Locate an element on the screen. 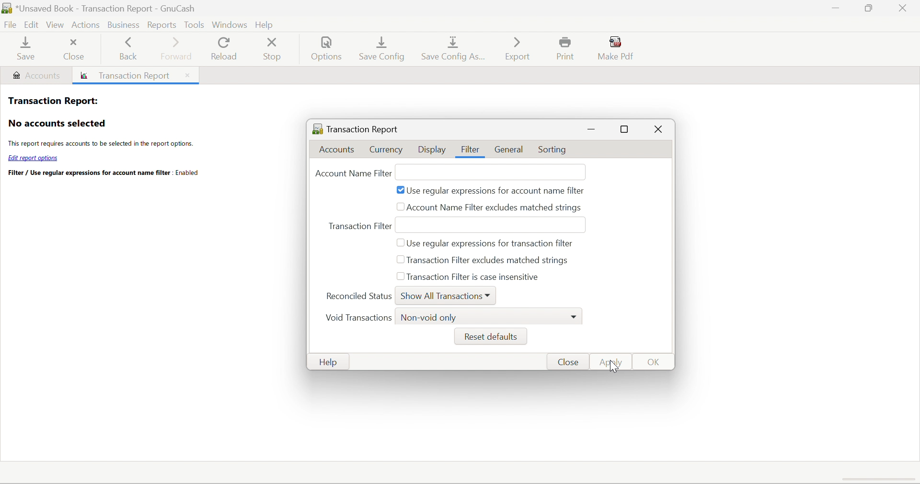 Image resolution: width=920 pixels, height=484 pixels. Accounts is located at coordinates (36, 75).